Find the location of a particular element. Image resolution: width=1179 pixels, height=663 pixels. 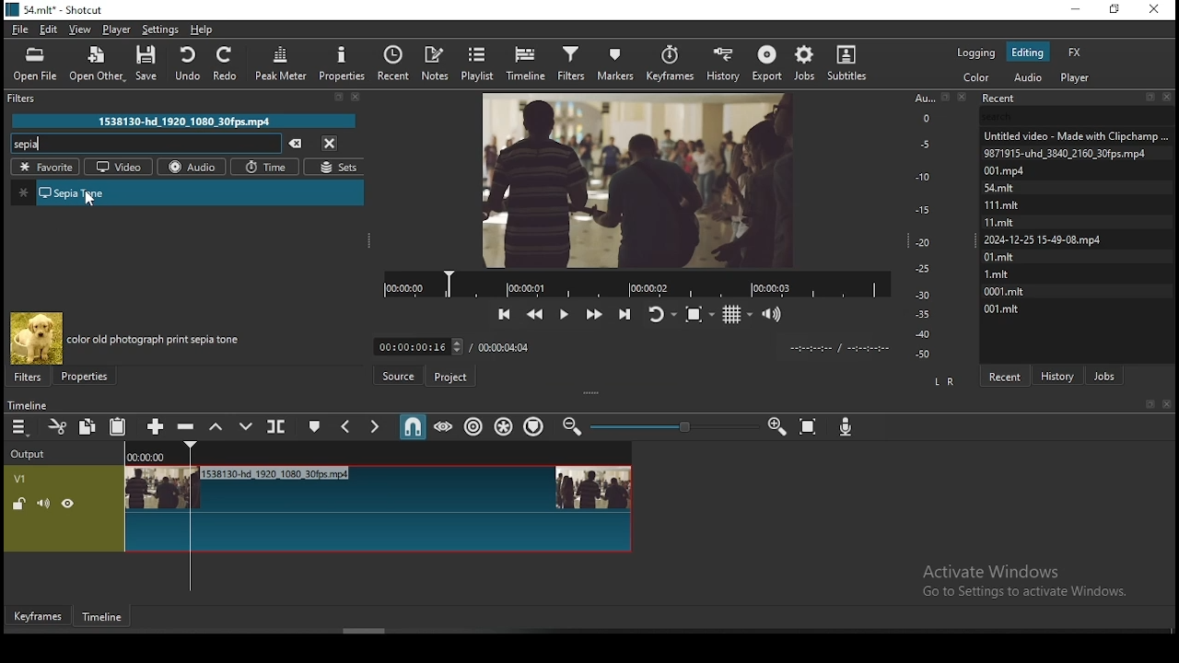

close is located at coordinates (1167, 405).